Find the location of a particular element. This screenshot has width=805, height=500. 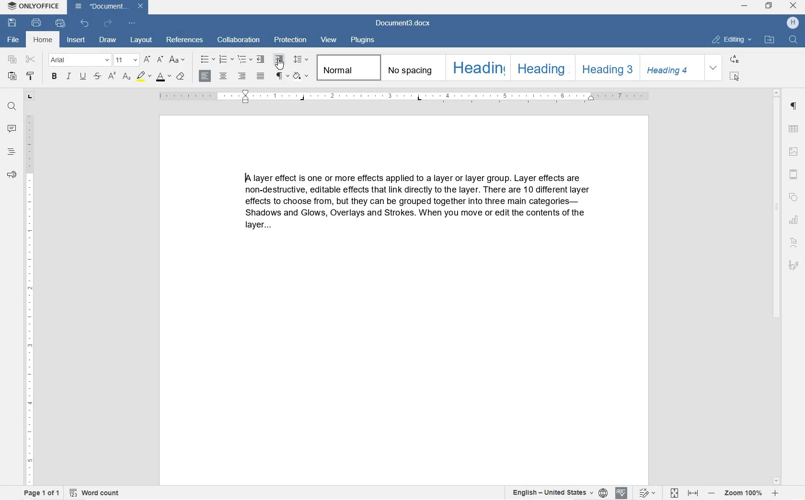

IMAGE is located at coordinates (794, 152).